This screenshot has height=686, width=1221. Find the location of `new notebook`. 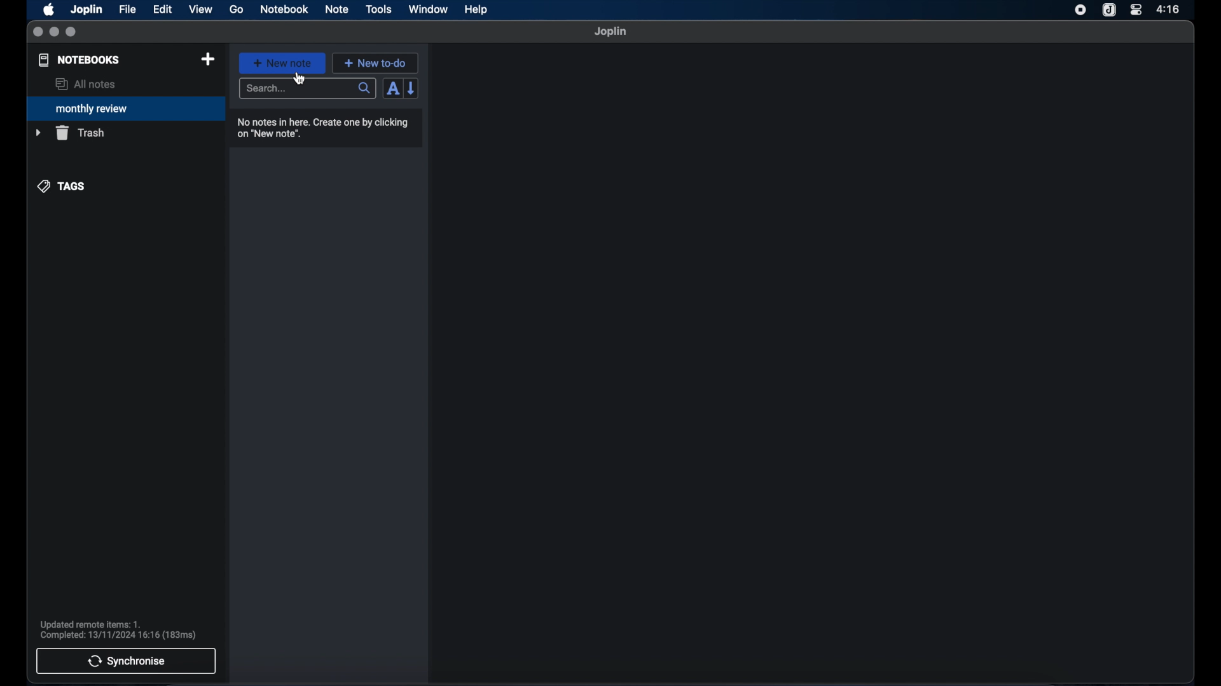

new notebook is located at coordinates (207, 60).